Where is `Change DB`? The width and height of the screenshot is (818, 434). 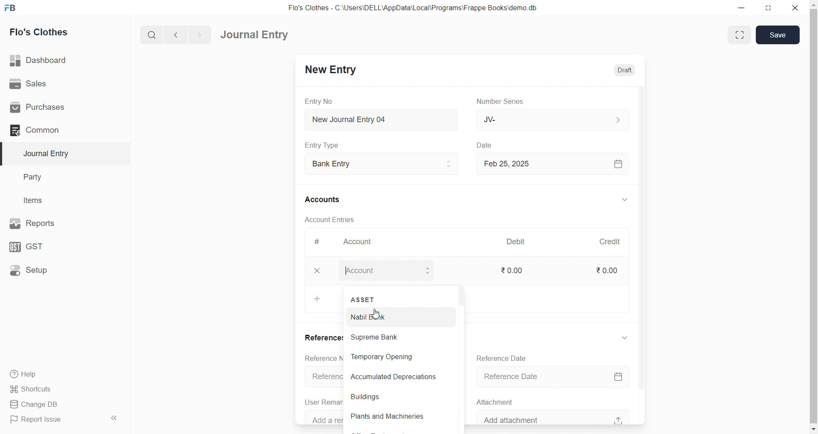
Change DB is located at coordinates (61, 405).